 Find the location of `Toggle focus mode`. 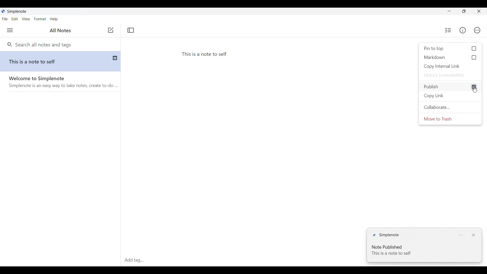

Toggle focus mode is located at coordinates (131, 30).